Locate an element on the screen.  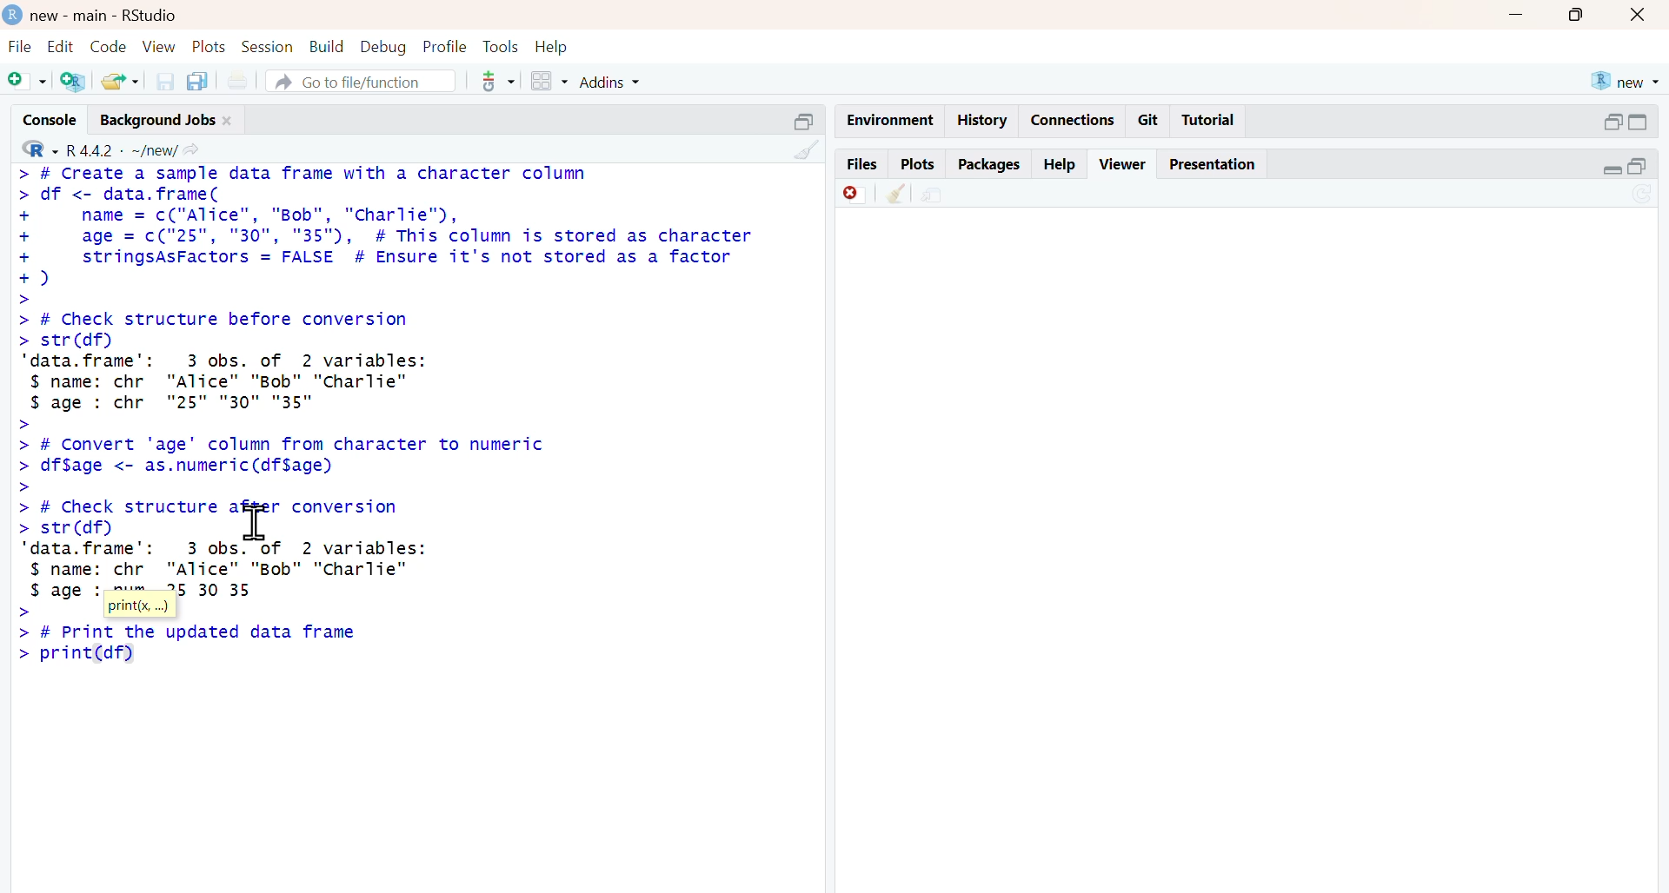
save is located at coordinates (165, 82).